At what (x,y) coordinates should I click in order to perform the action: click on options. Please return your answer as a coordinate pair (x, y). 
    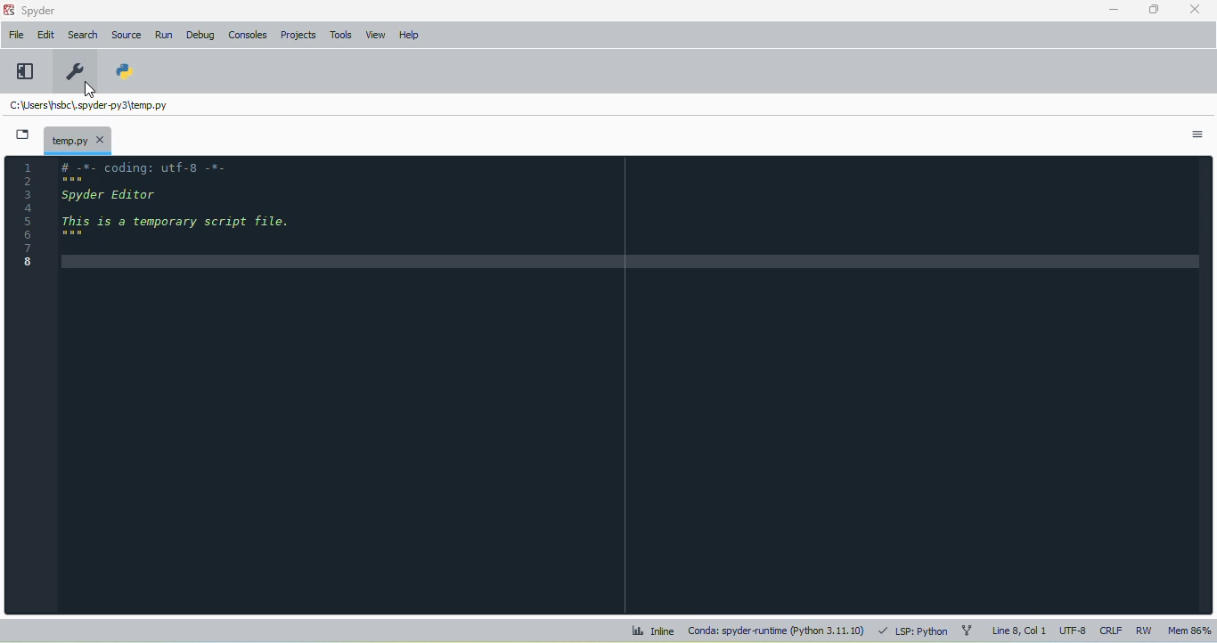
    Looking at the image, I should click on (1197, 134).